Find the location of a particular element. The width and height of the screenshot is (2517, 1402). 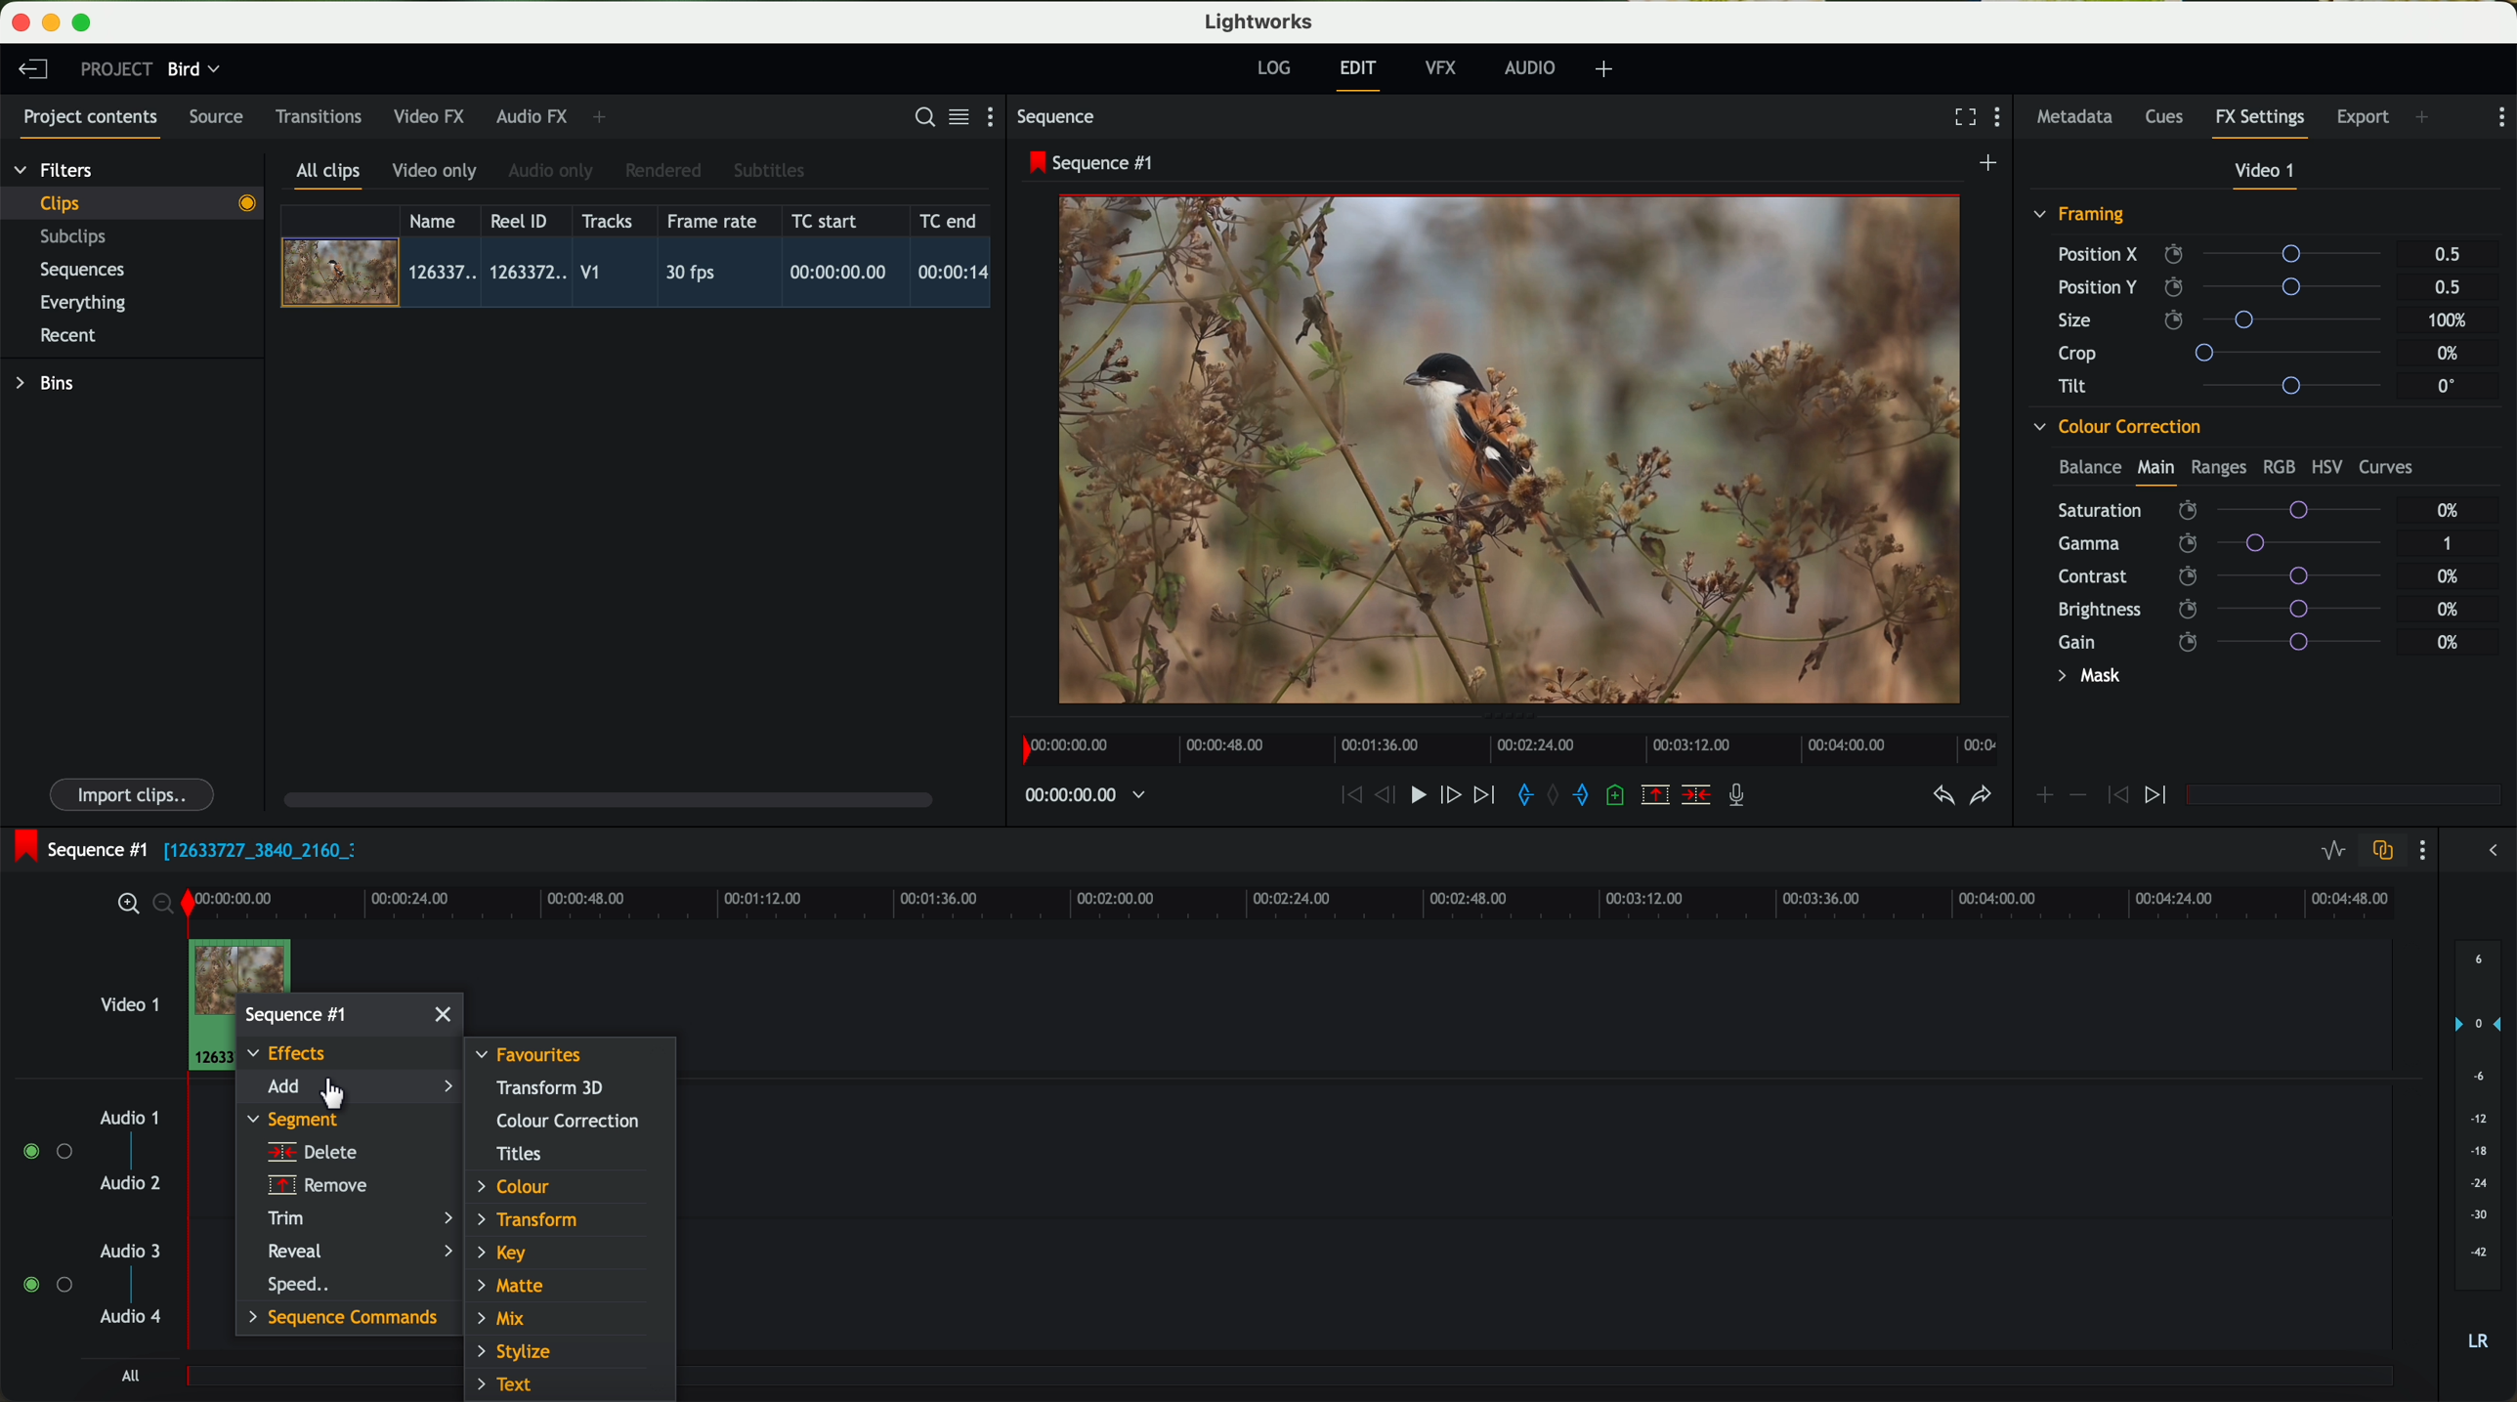

video FX is located at coordinates (434, 116).